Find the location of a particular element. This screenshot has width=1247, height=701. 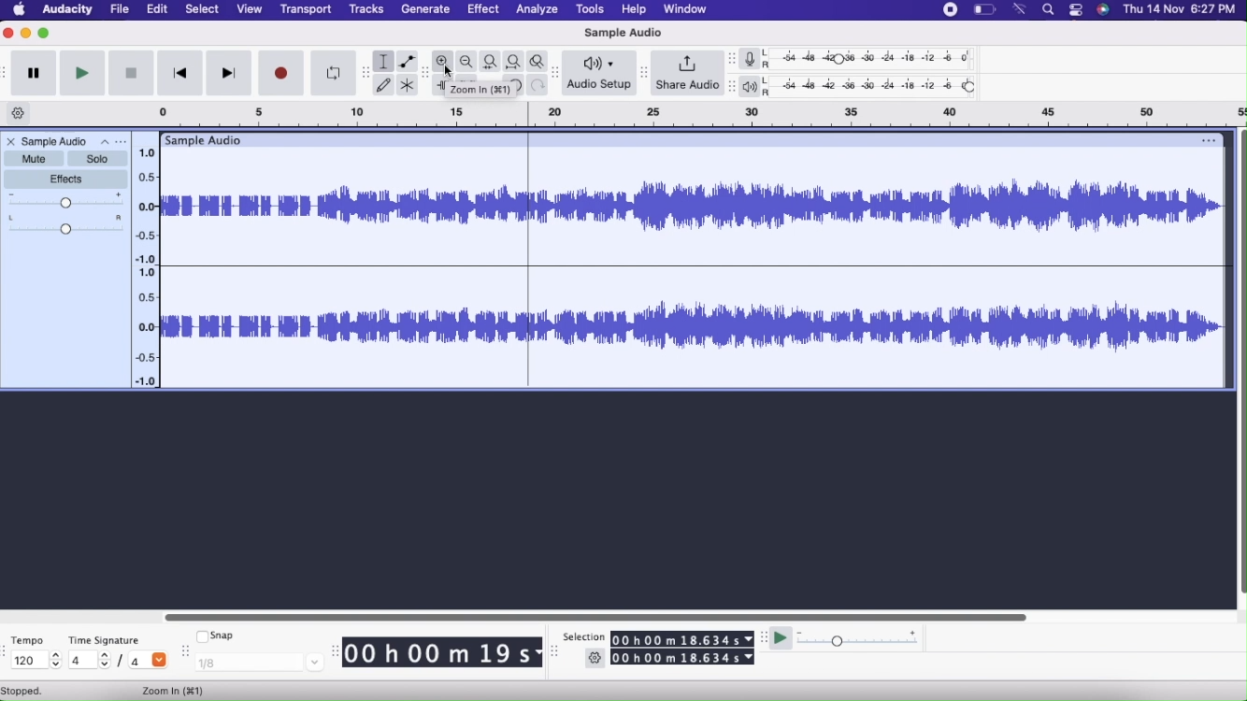

Close is located at coordinates (9, 141).